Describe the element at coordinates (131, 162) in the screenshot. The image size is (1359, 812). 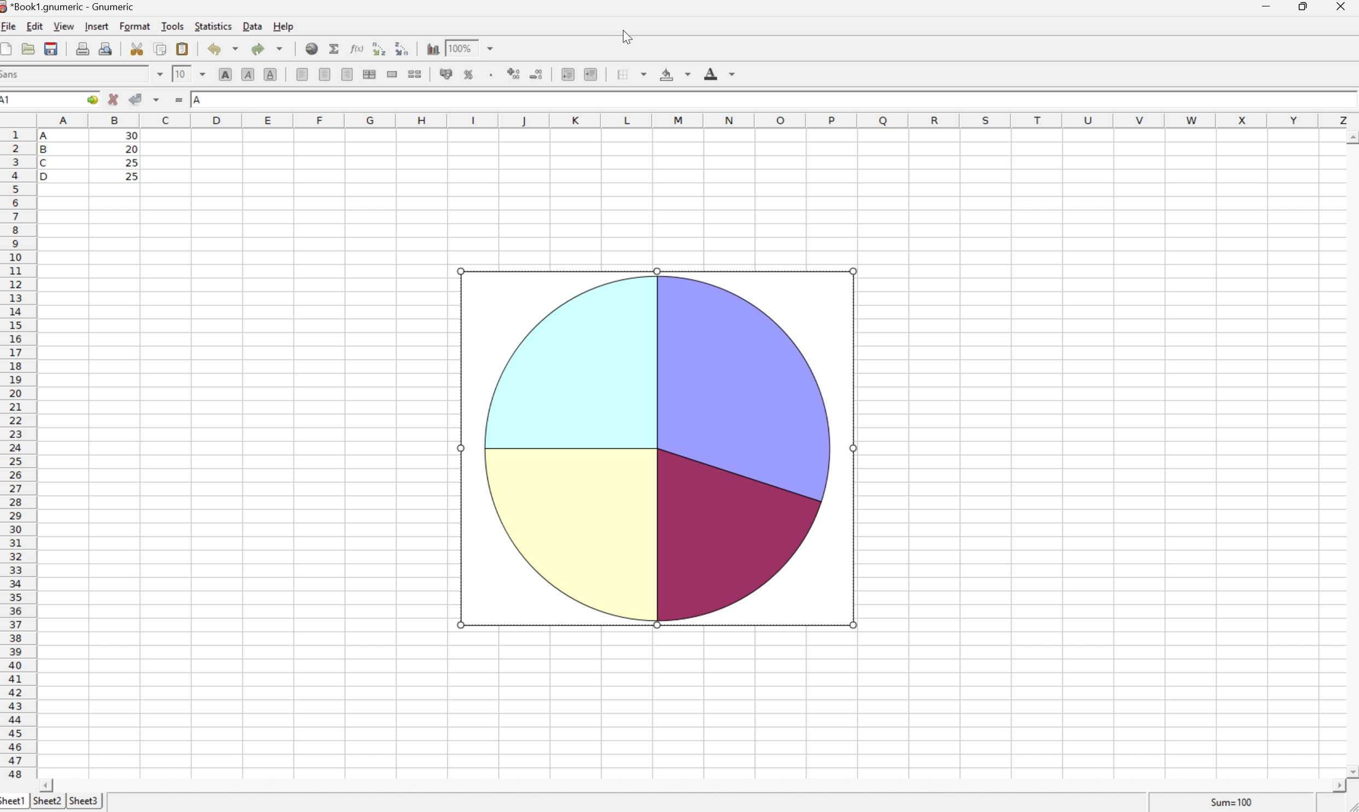
I see `25` at that location.